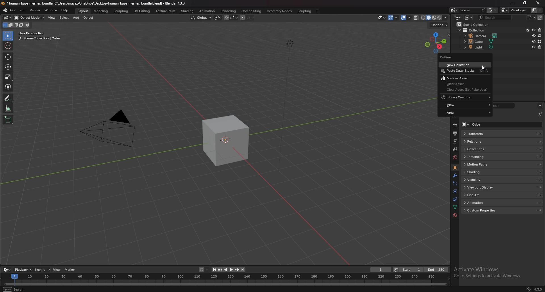  What do you see at coordinates (541, 17) in the screenshot?
I see `new collection` at bounding box center [541, 17].